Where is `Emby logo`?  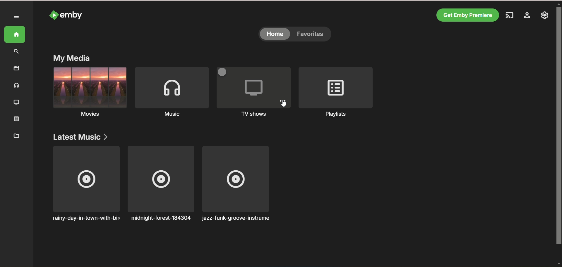
Emby logo is located at coordinates (54, 15).